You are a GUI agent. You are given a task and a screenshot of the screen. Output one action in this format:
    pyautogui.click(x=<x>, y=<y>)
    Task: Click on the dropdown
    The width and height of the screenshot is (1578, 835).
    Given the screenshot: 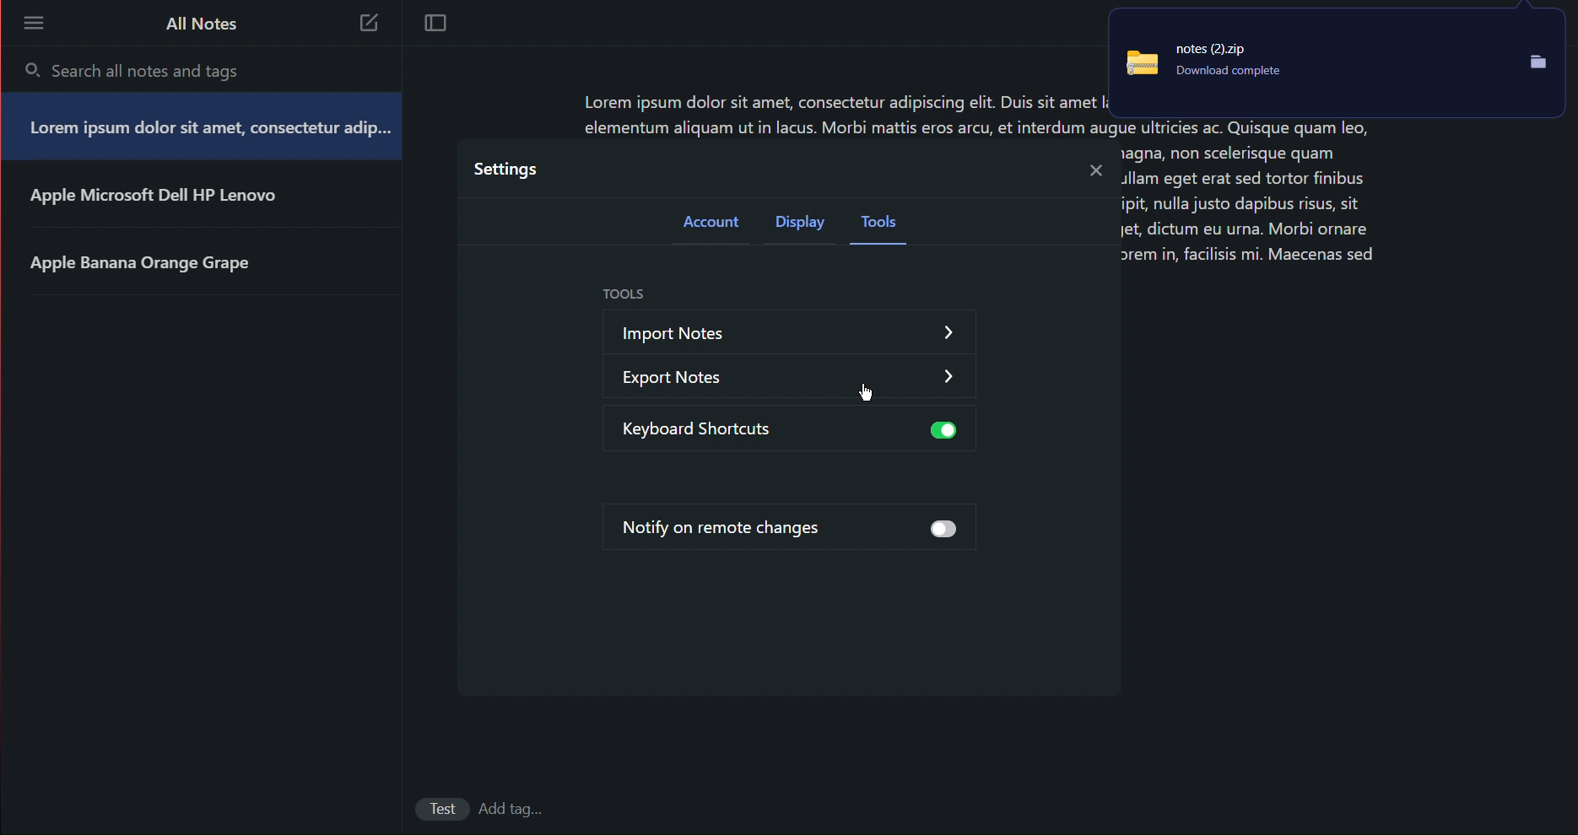 What is the action you would take?
    pyautogui.click(x=949, y=332)
    